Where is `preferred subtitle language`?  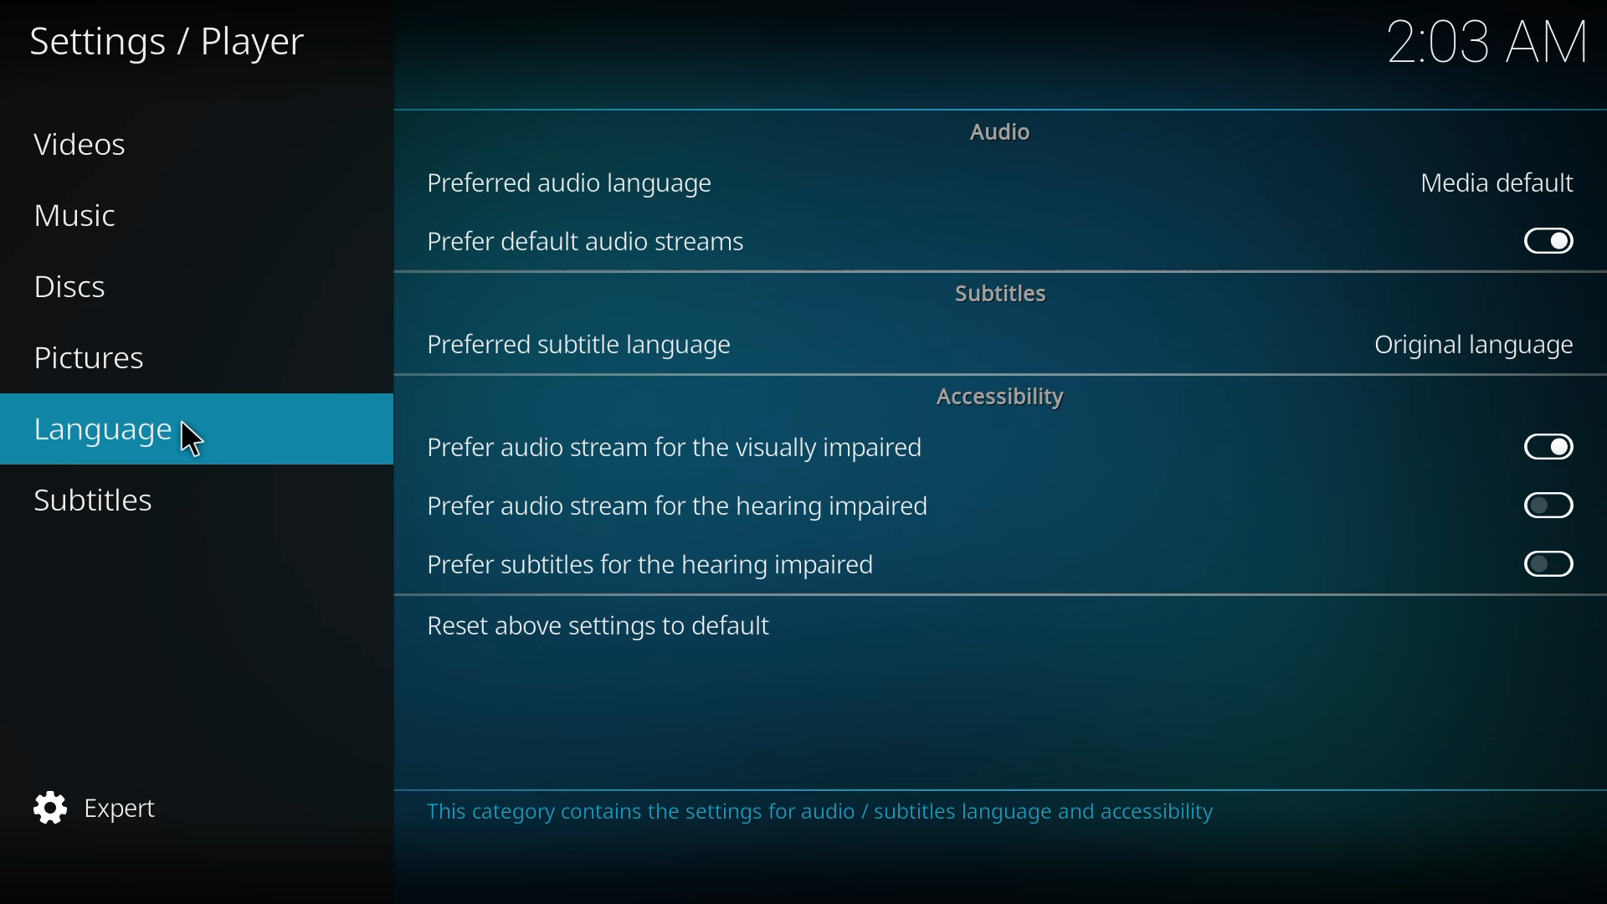
preferred subtitle language is located at coordinates (588, 343).